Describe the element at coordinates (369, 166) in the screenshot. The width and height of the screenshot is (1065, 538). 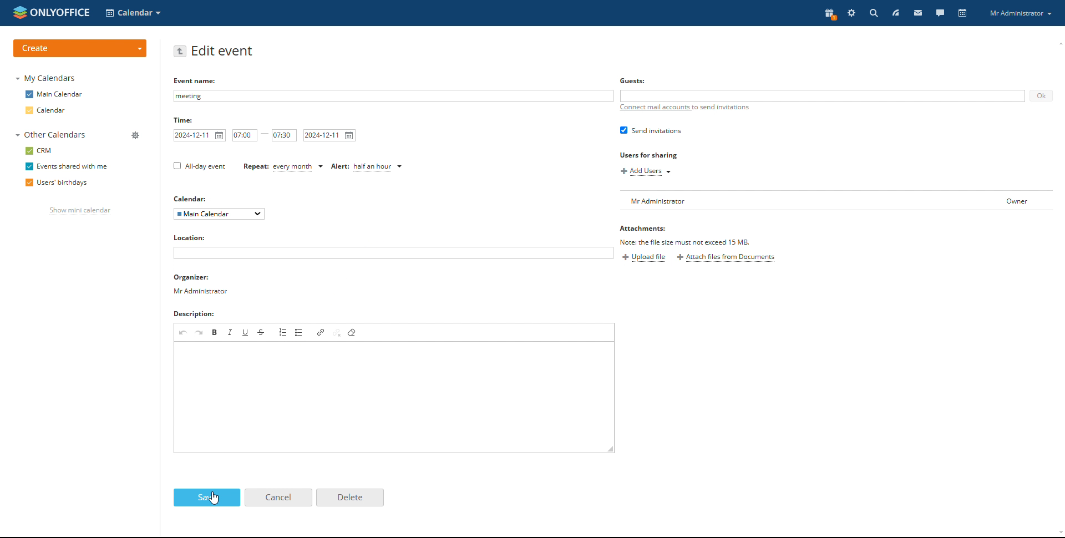
I see `adjusted alert time` at that location.